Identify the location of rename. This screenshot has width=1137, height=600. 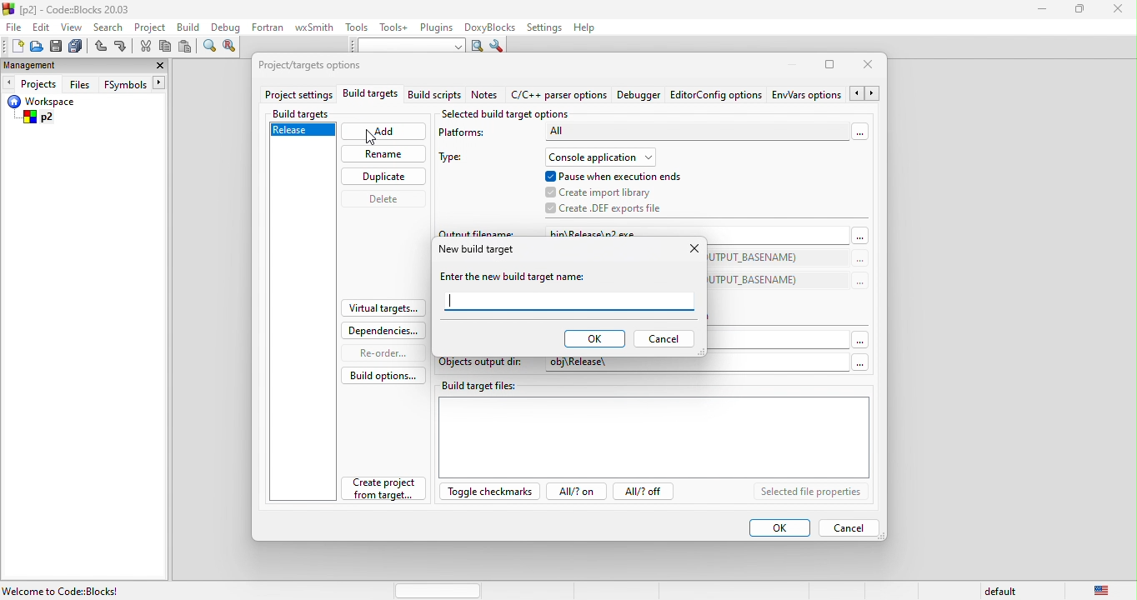
(383, 156).